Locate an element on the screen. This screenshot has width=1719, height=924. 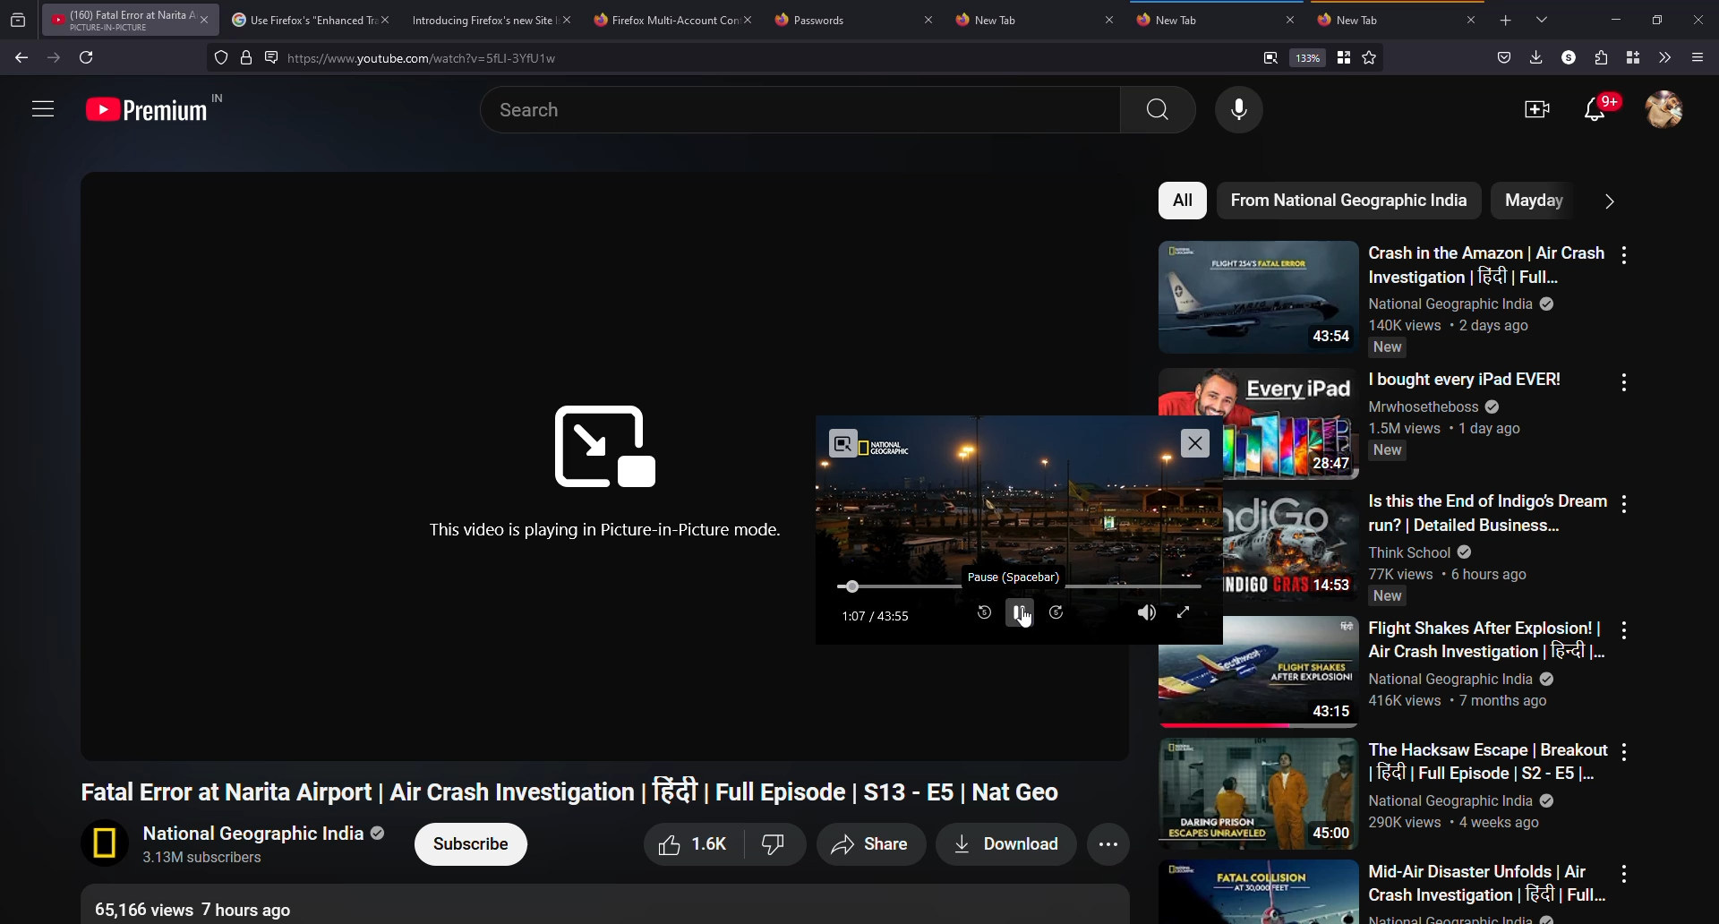
download is located at coordinates (1003, 845).